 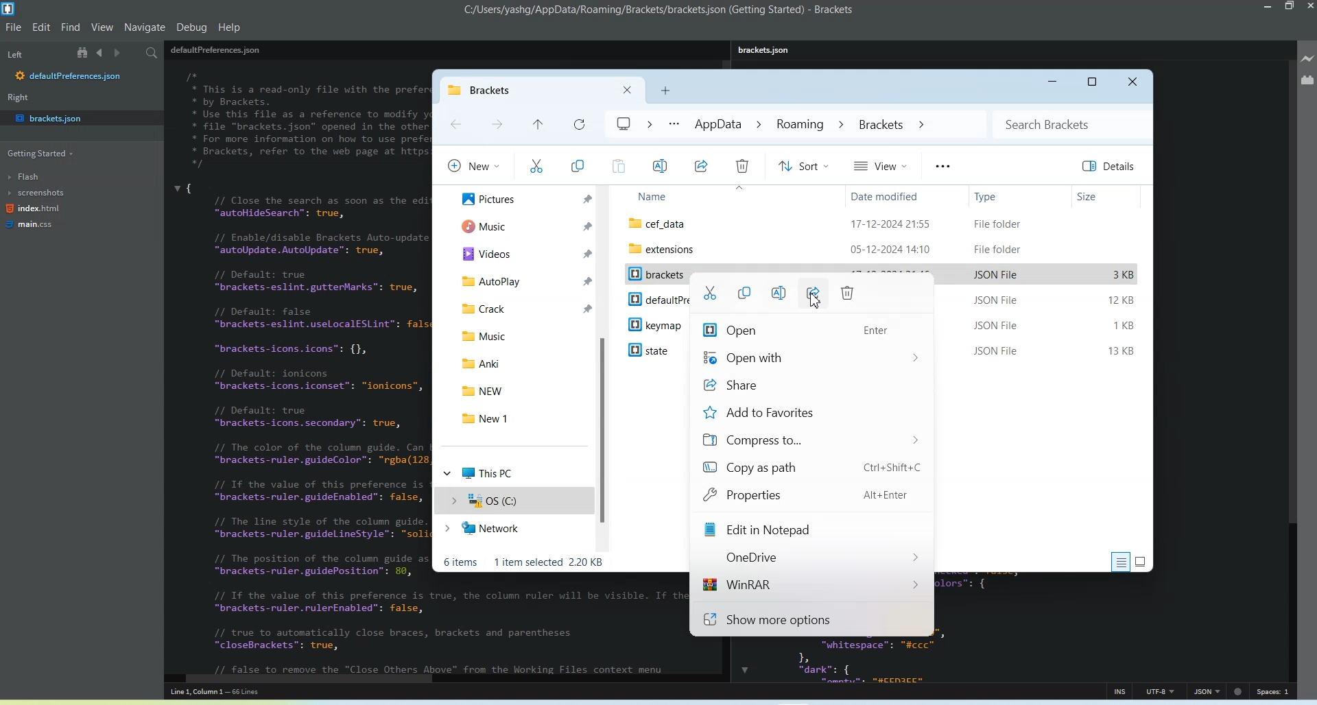 What do you see at coordinates (653, 352) in the screenshot?
I see `state` at bounding box center [653, 352].